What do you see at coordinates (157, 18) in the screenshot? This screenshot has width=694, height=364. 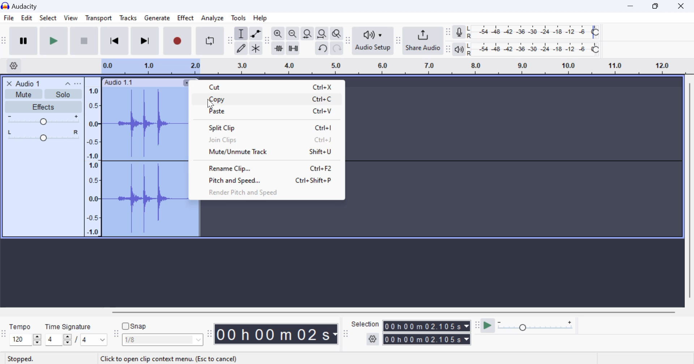 I see `Generate` at bounding box center [157, 18].